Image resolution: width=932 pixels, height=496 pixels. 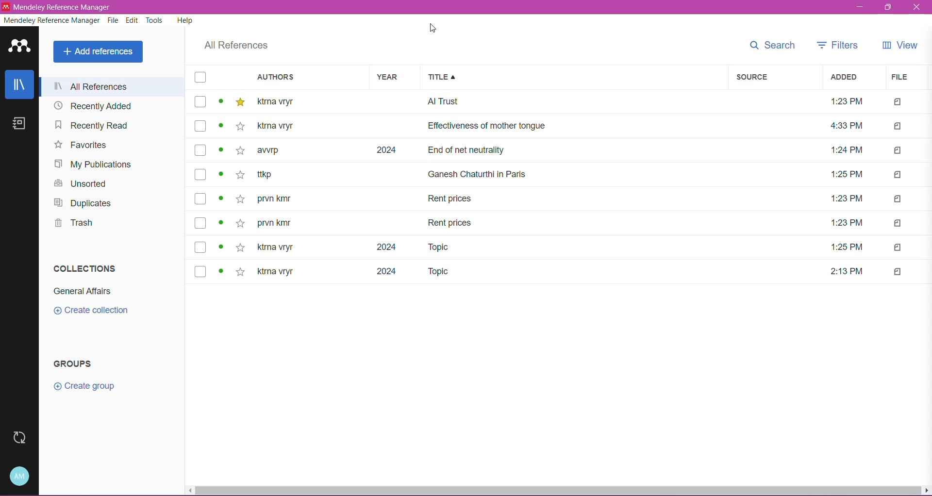 What do you see at coordinates (561, 224) in the screenshot?
I see `prvn kmr Rent prices 1:23 PM` at bounding box center [561, 224].